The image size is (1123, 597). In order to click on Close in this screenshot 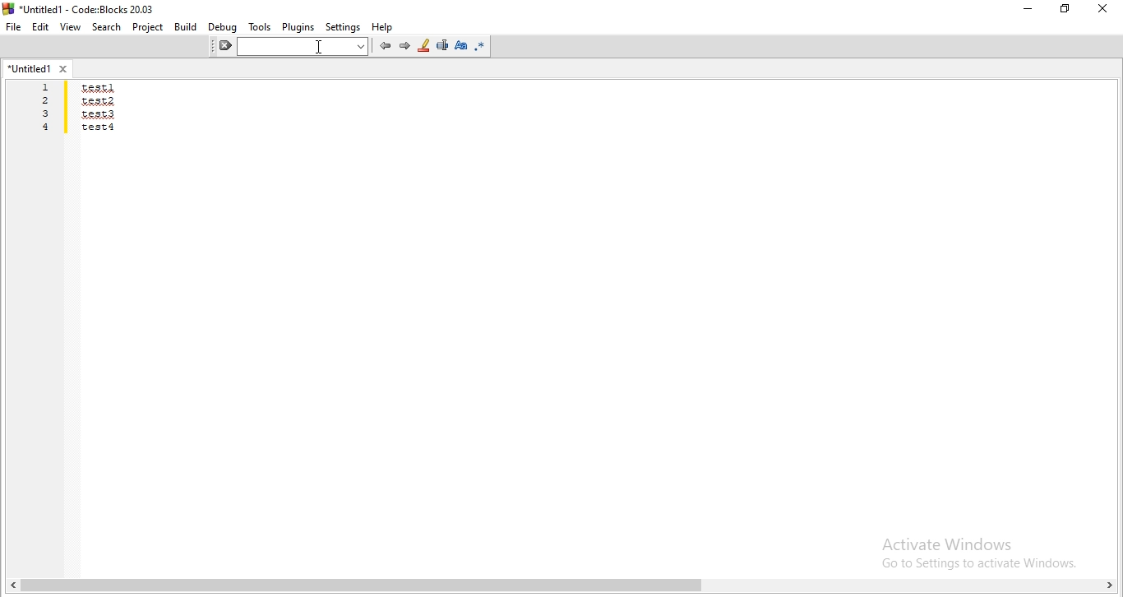, I will do `click(1104, 10)`.